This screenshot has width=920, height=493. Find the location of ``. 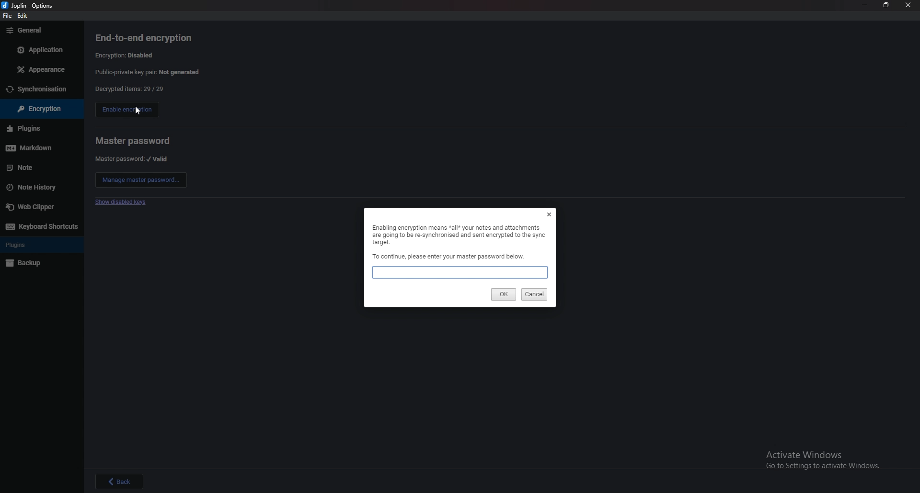

 is located at coordinates (37, 109).